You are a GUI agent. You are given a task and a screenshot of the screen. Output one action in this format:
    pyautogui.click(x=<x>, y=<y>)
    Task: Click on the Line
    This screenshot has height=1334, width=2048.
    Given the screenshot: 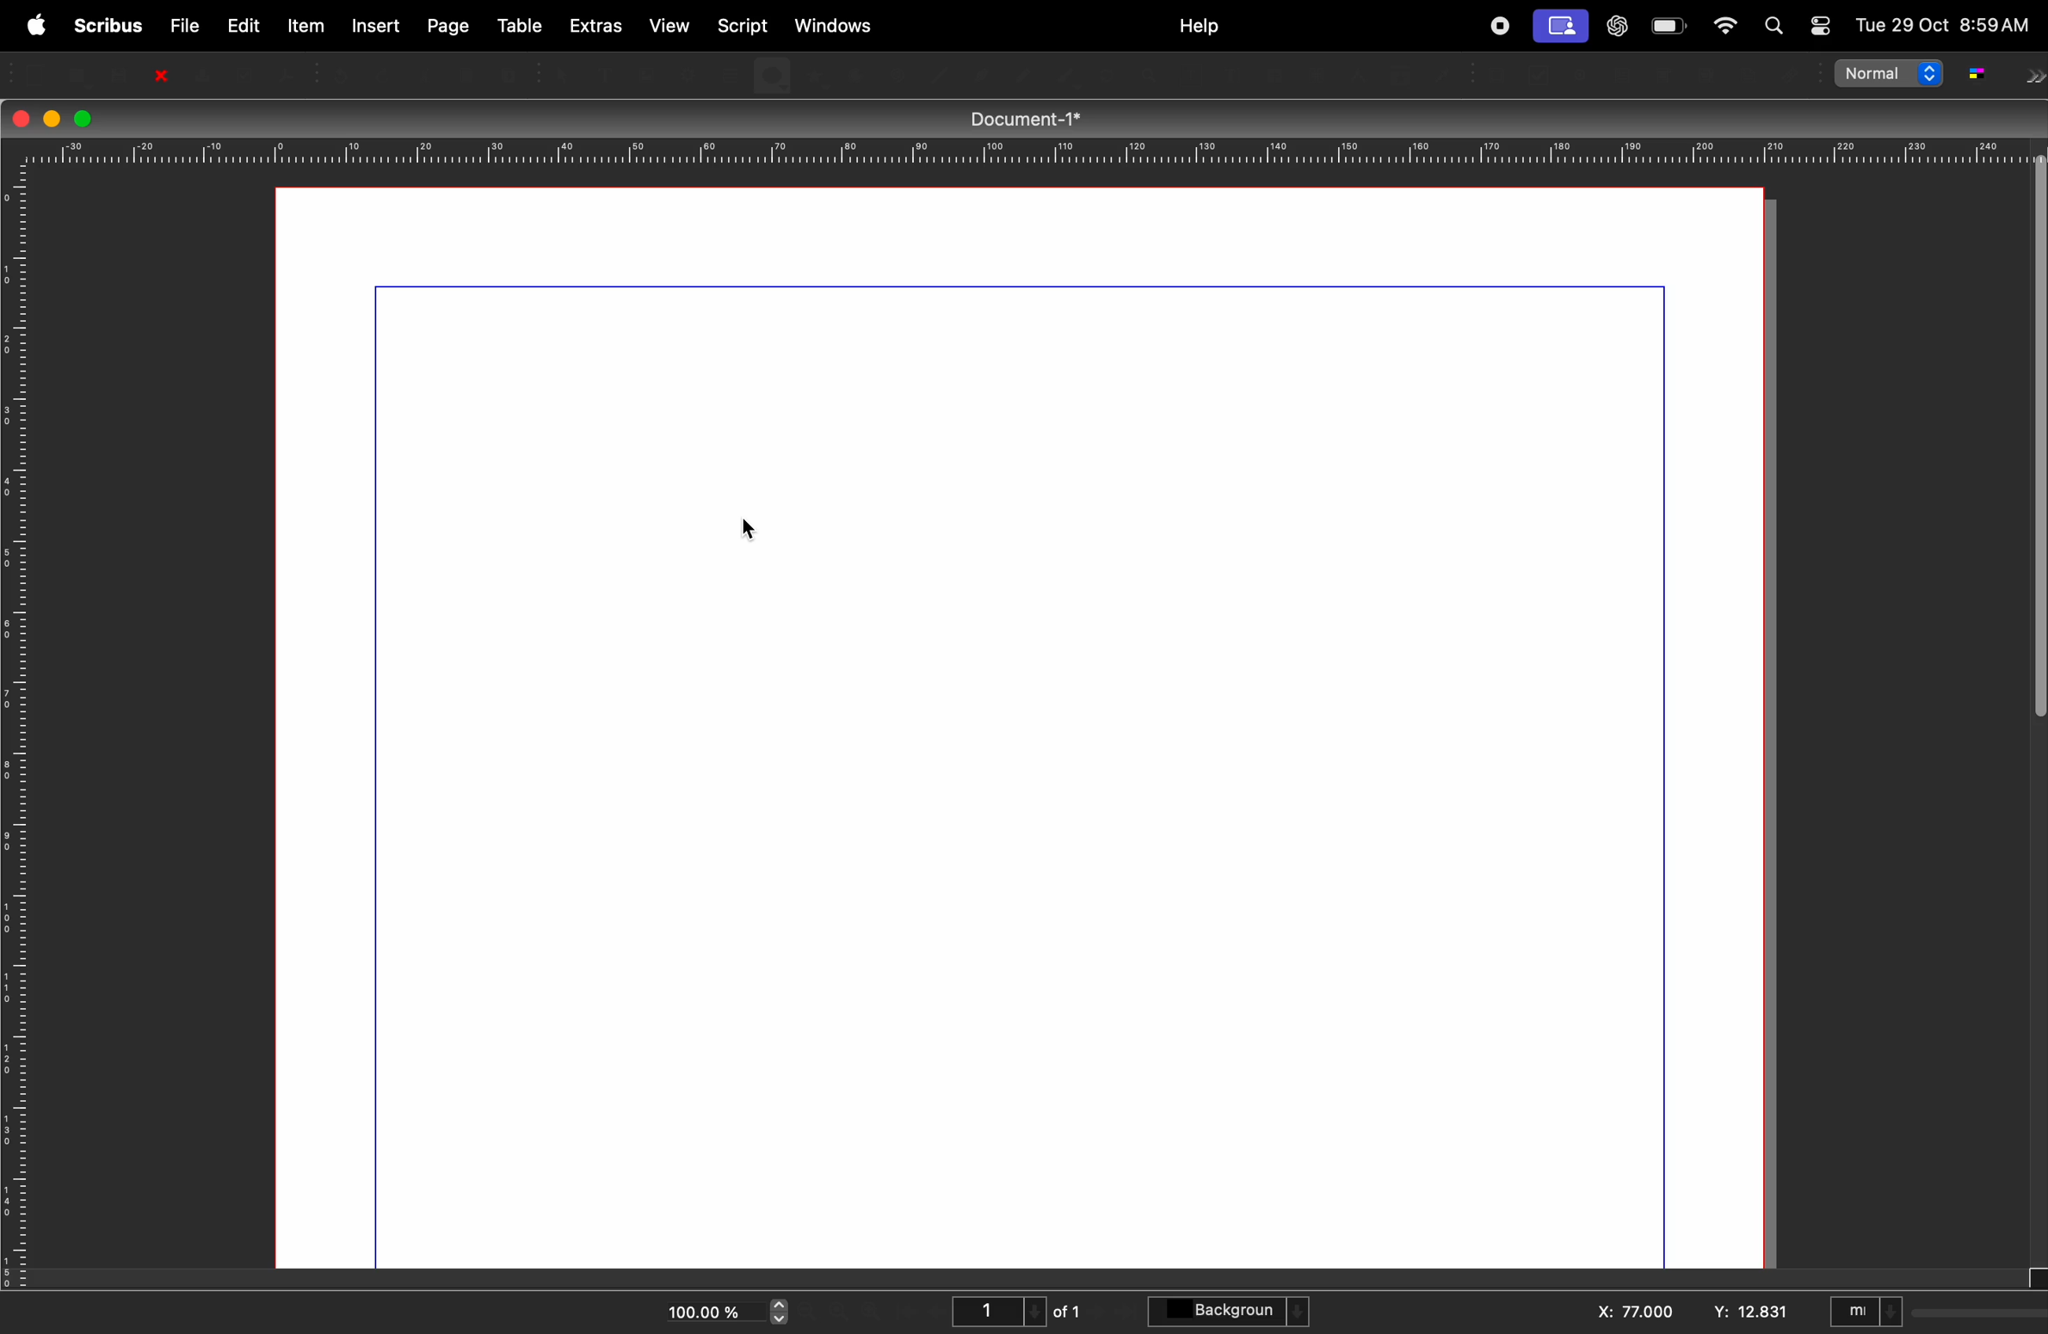 What is the action you would take?
    pyautogui.click(x=944, y=74)
    